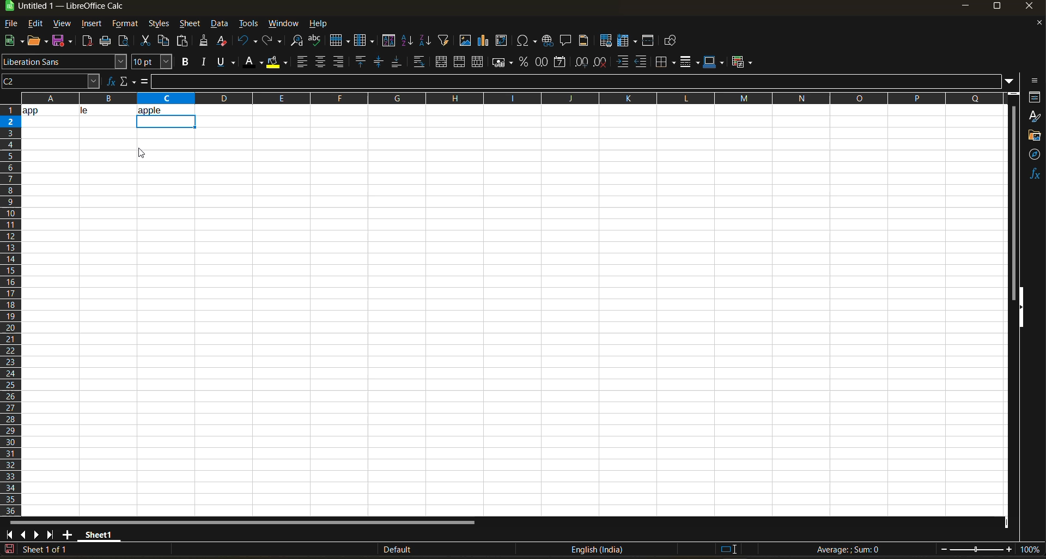 The width and height of the screenshot is (1046, 559). I want to click on background color, so click(276, 63).